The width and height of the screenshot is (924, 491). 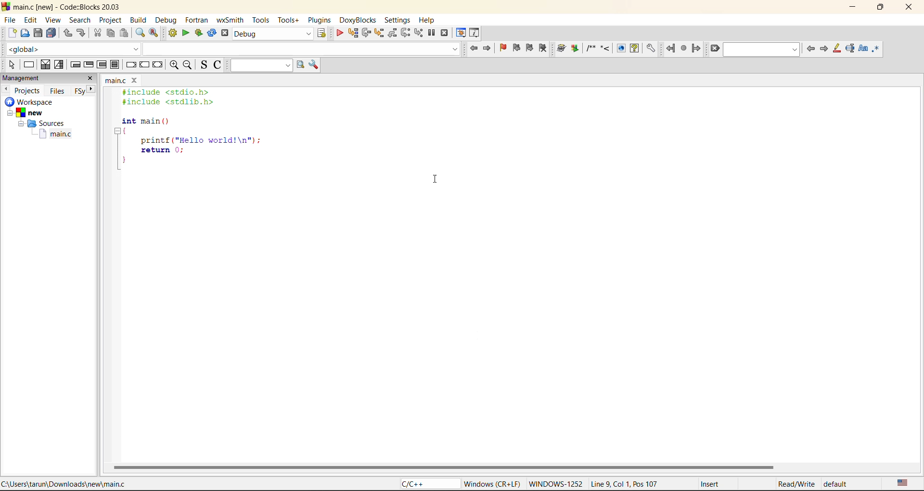 I want to click on break instruction, so click(x=132, y=66).